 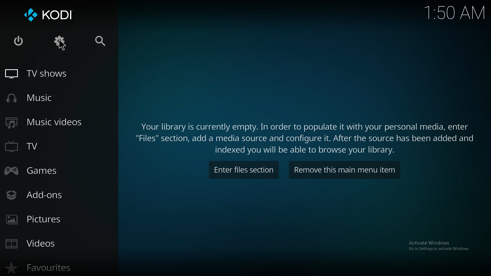 What do you see at coordinates (39, 197) in the screenshot?
I see `add ons` at bounding box center [39, 197].